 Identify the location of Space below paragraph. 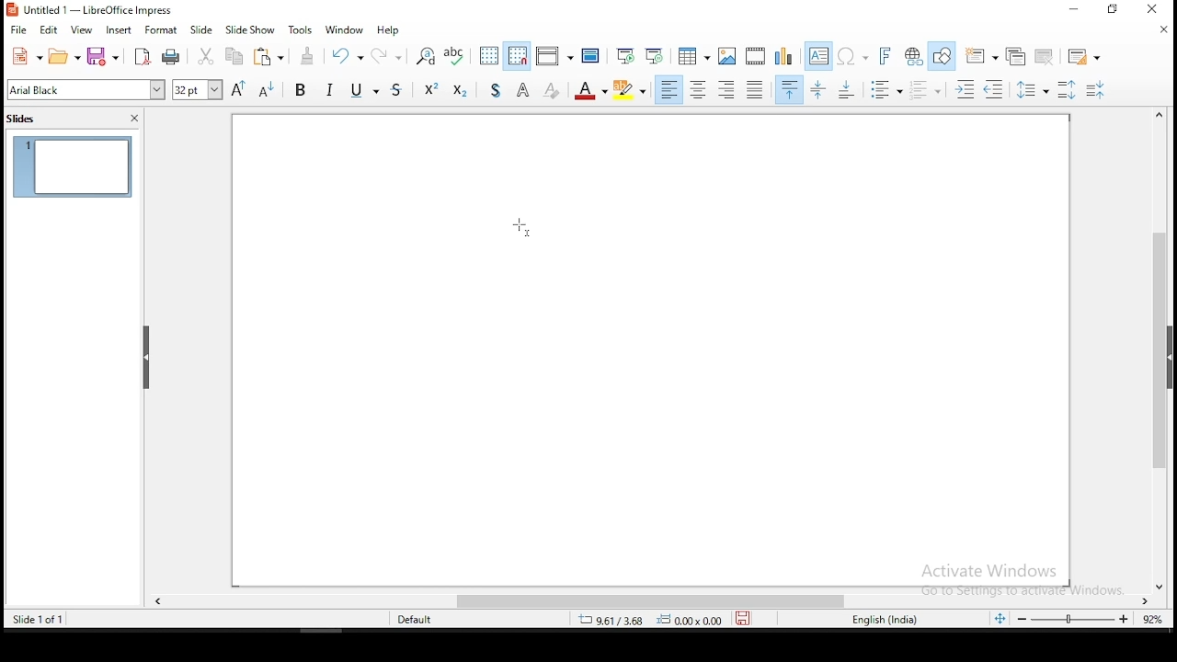
(790, 89).